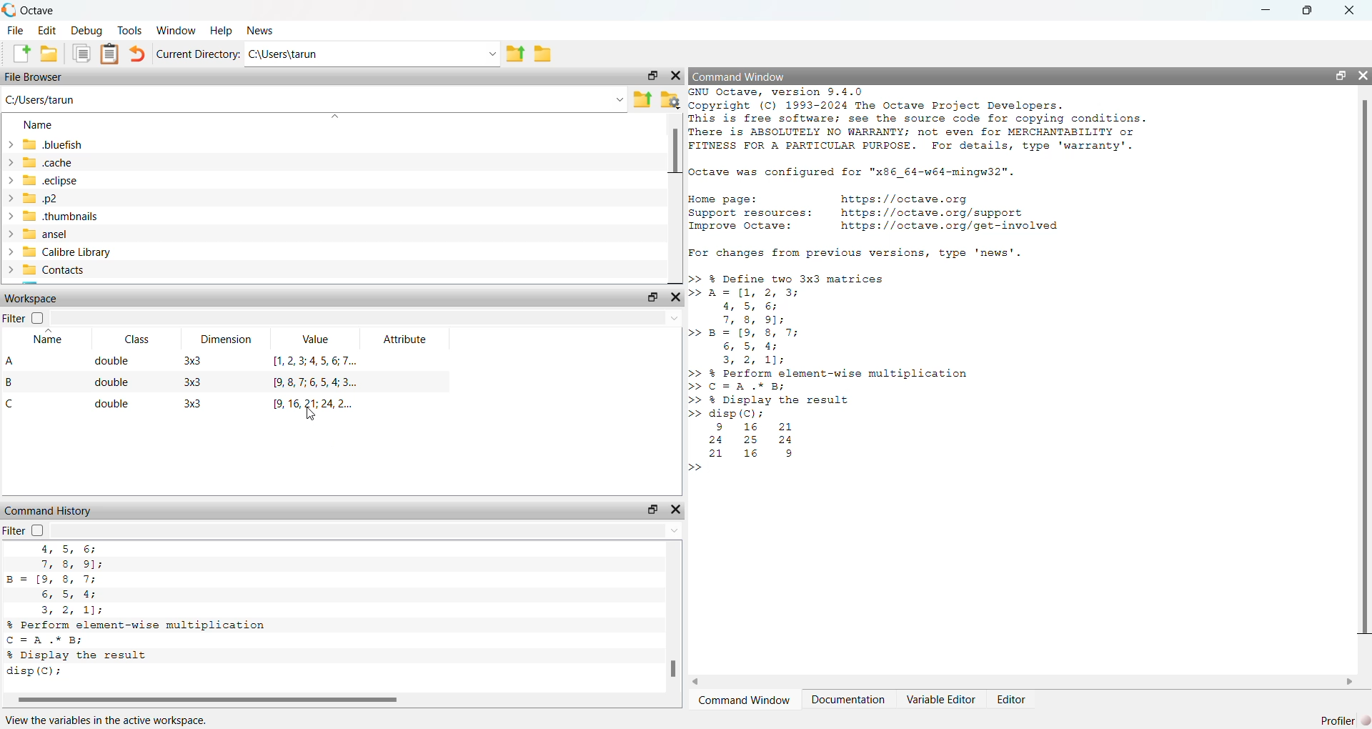 This screenshot has height=729, width=1372. Describe the element at coordinates (1351, 11) in the screenshot. I see `Close` at that location.